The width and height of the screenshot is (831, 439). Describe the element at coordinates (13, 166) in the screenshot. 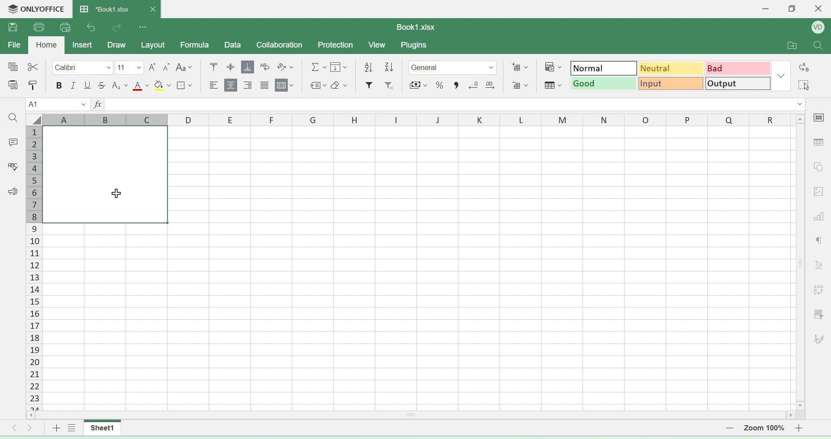

I see `spell check` at that location.